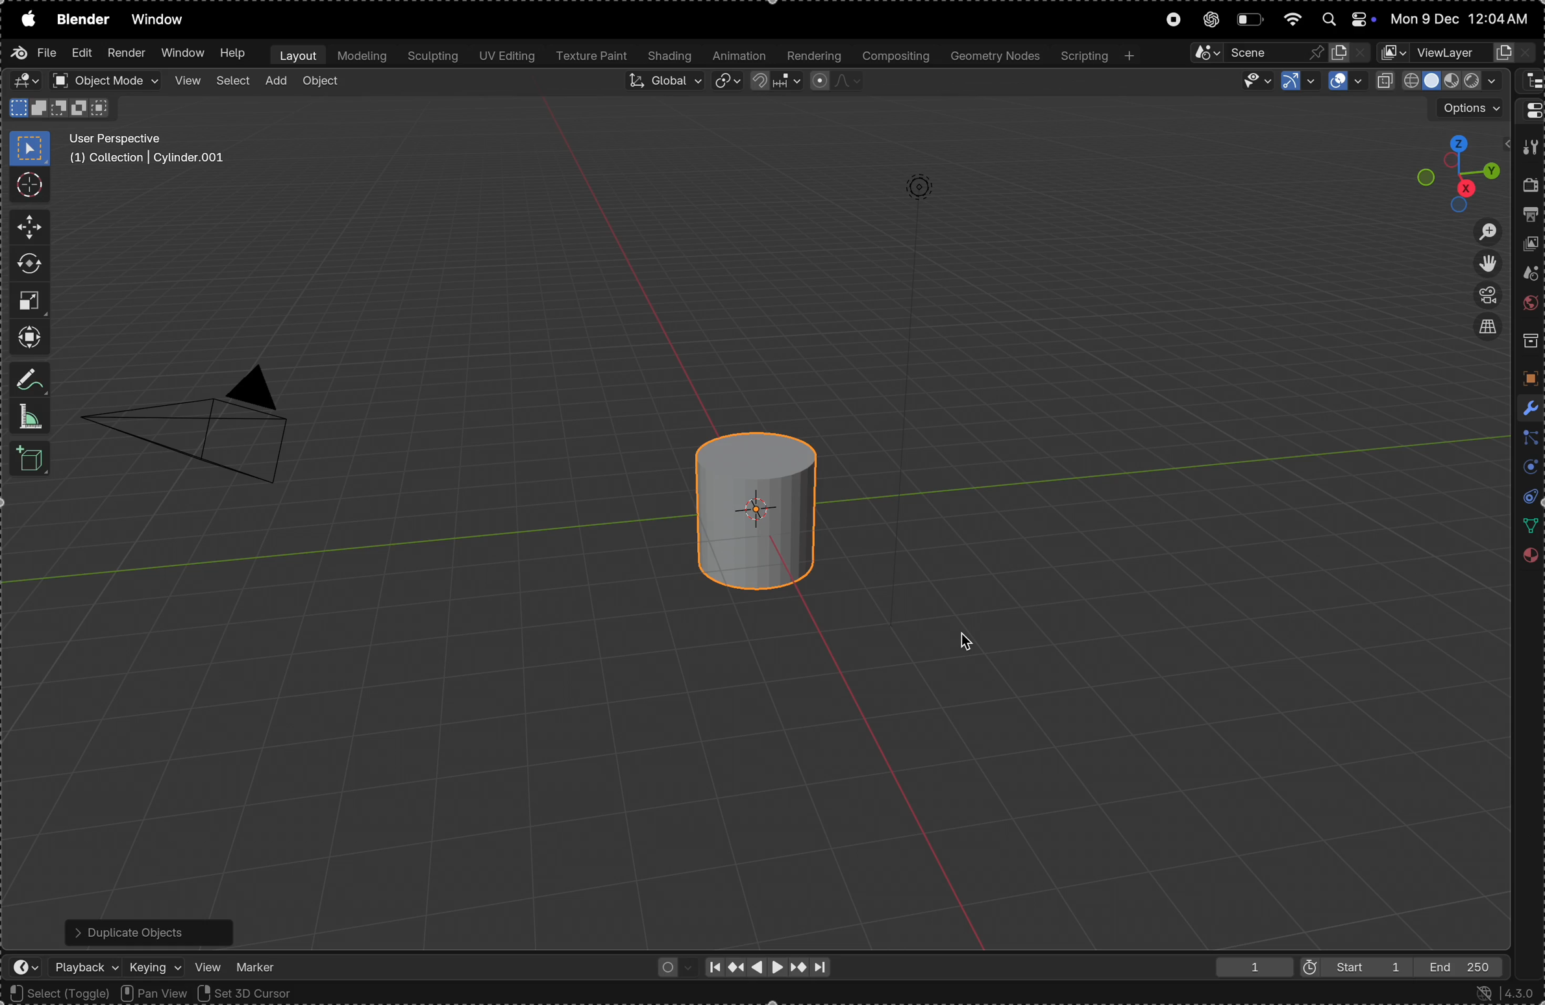 This screenshot has height=1005, width=1545. What do you see at coordinates (1466, 110) in the screenshot?
I see `options` at bounding box center [1466, 110].